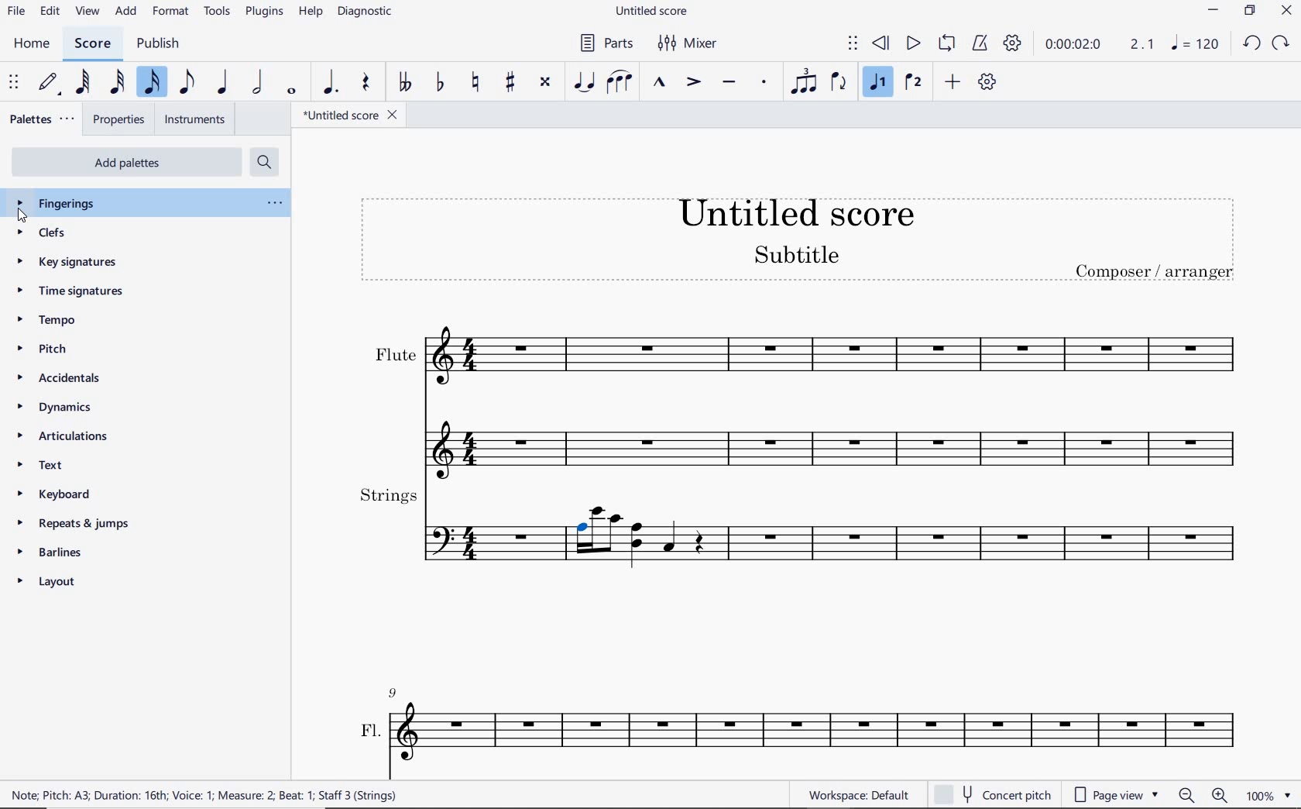 Image resolution: width=1301 pixels, height=809 pixels. I want to click on voice 1, so click(878, 83).